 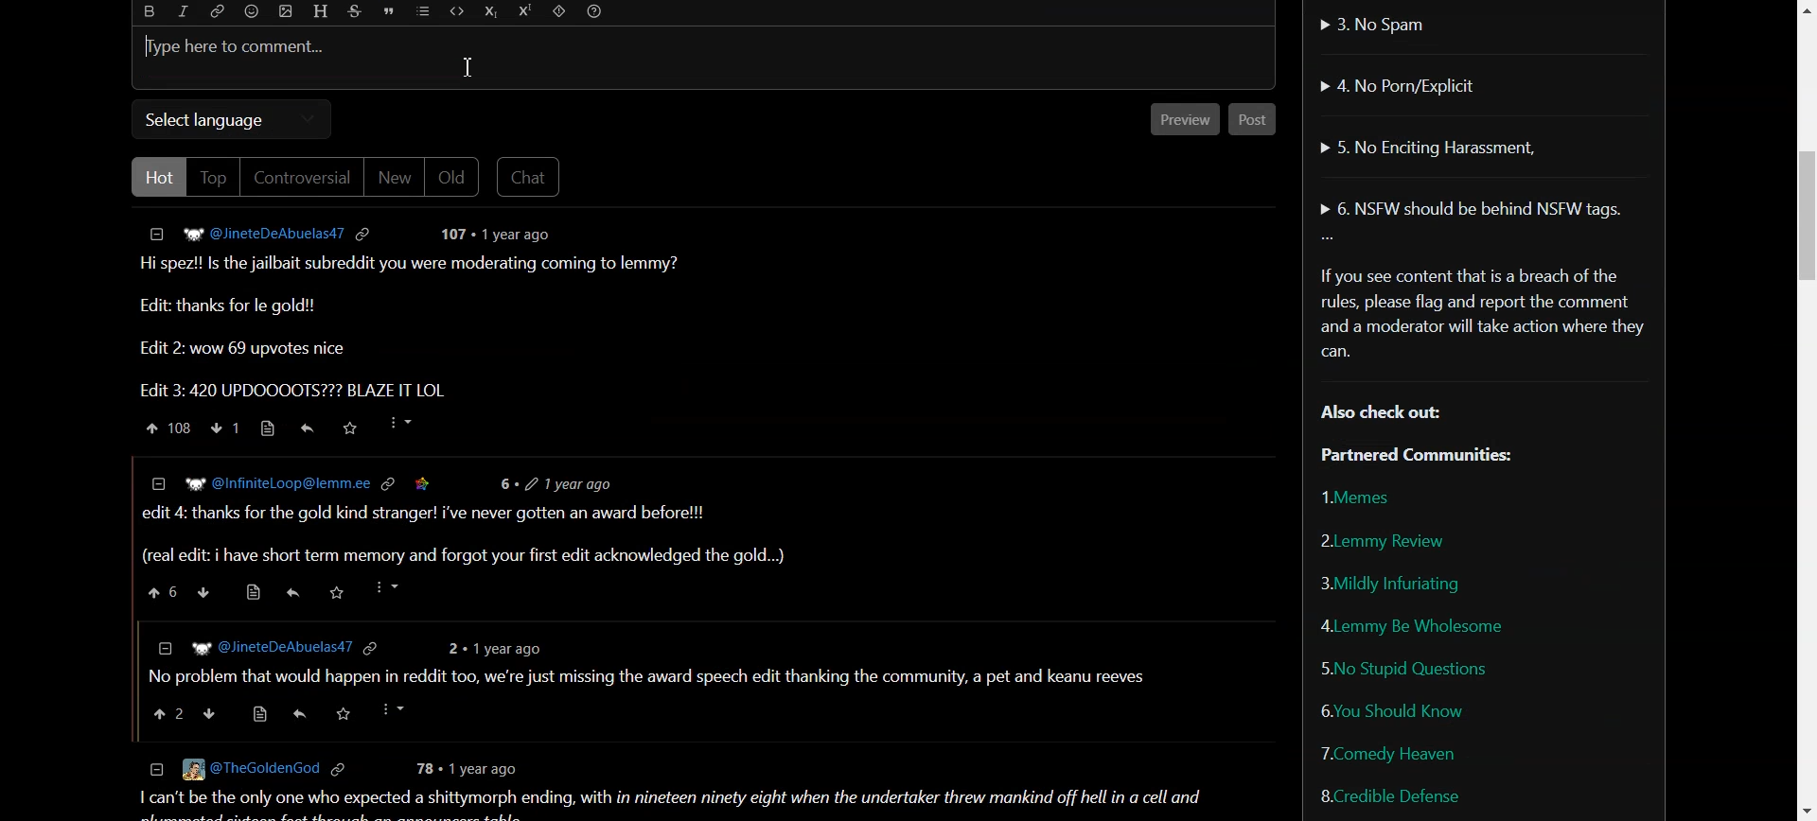 What do you see at coordinates (1406, 667) in the screenshot?
I see `No Stupid Questions` at bounding box center [1406, 667].